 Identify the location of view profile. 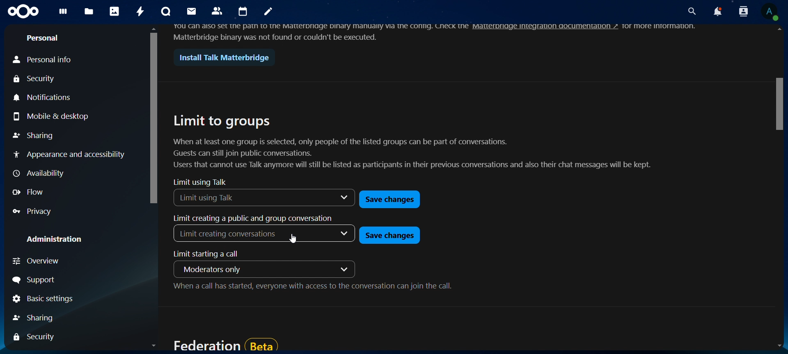
(771, 13).